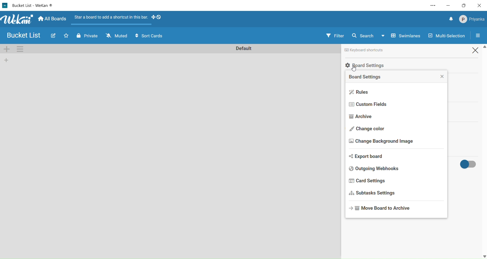 The width and height of the screenshot is (487, 259). Describe the element at coordinates (66, 36) in the screenshot. I see `click to star this board. Starred board shows up at the top of your board list.` at that location.